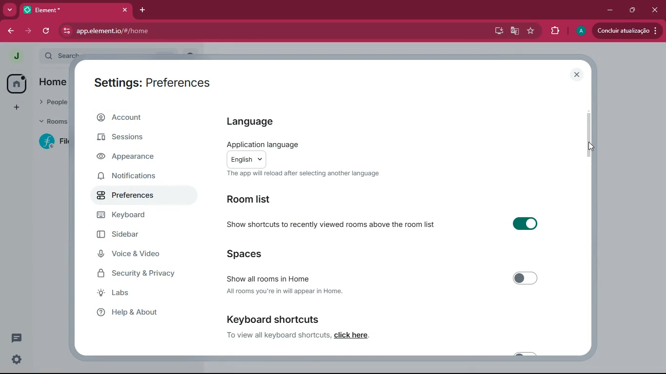 The width and height of the screenshot is (666, 374). Describe the element at coordinates (656, 12) in the screenshot. I see `close` at that location.